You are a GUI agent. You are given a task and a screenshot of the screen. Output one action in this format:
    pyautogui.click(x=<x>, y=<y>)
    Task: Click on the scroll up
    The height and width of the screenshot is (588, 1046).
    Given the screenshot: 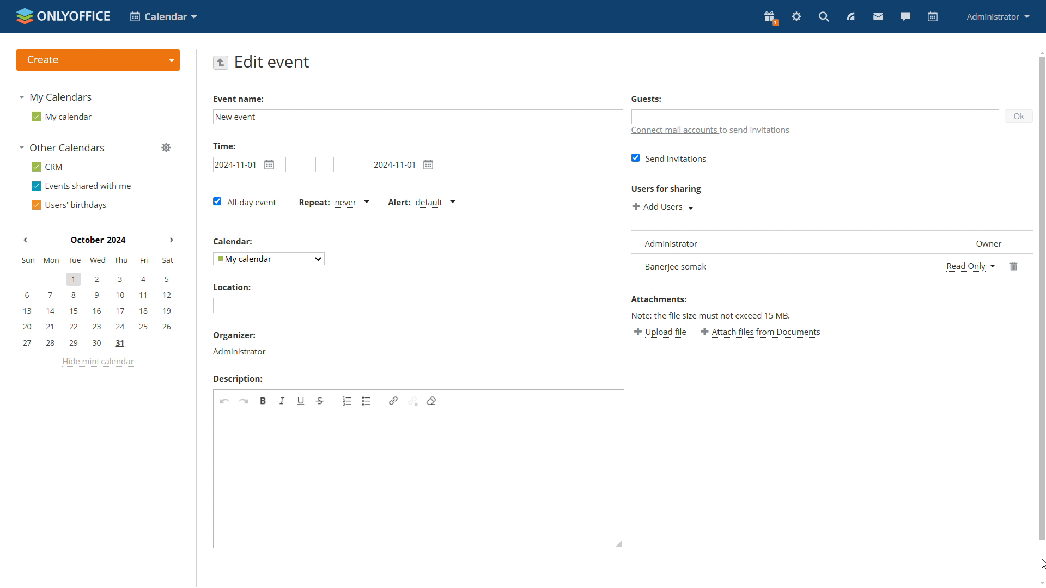 What is the action you would take?
    pyautogui.click(x=1041, y=52)
    